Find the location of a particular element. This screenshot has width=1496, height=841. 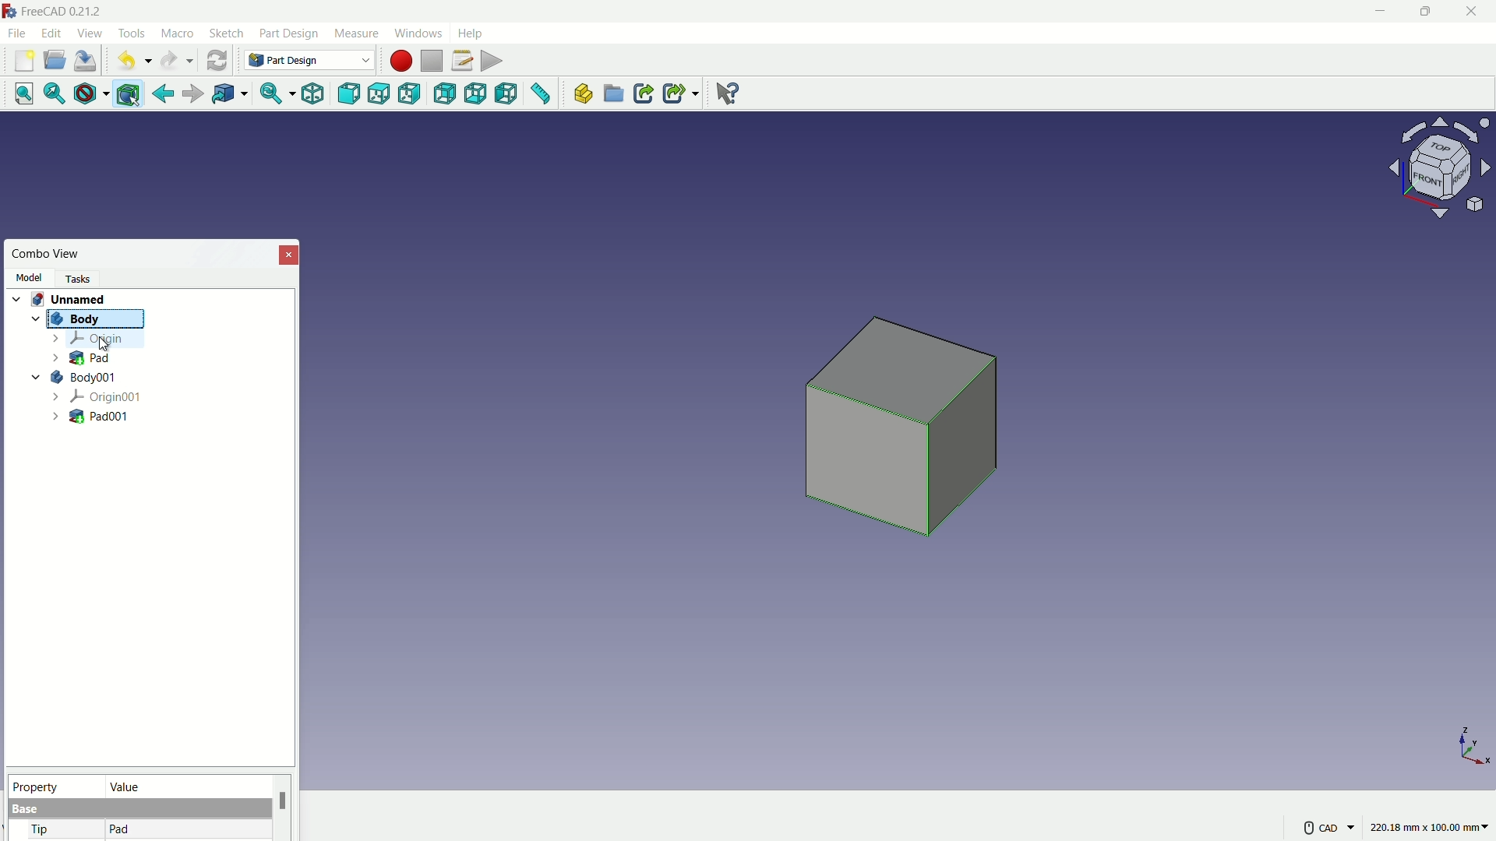

sketch is located at coordinates (227, 34).